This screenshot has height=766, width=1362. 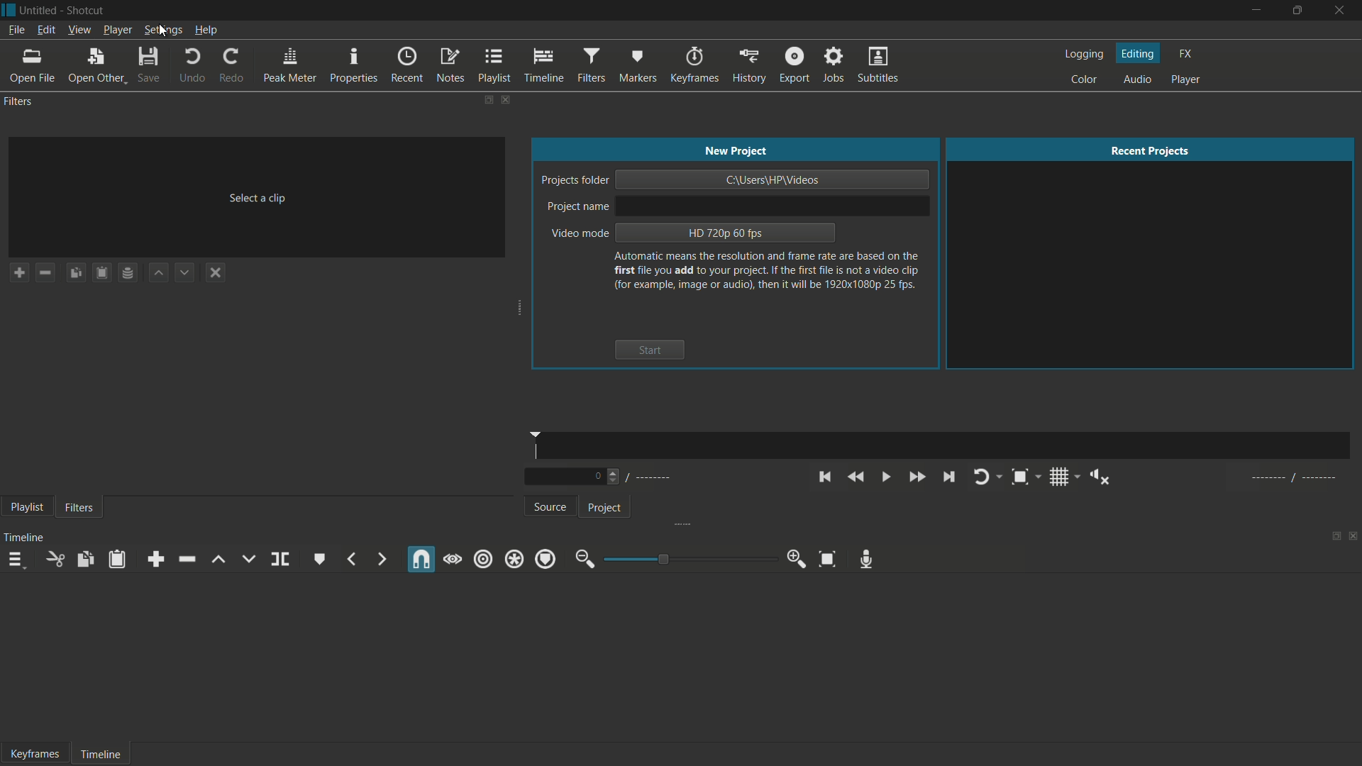 I want to click on history, so click(x=749, y=65).